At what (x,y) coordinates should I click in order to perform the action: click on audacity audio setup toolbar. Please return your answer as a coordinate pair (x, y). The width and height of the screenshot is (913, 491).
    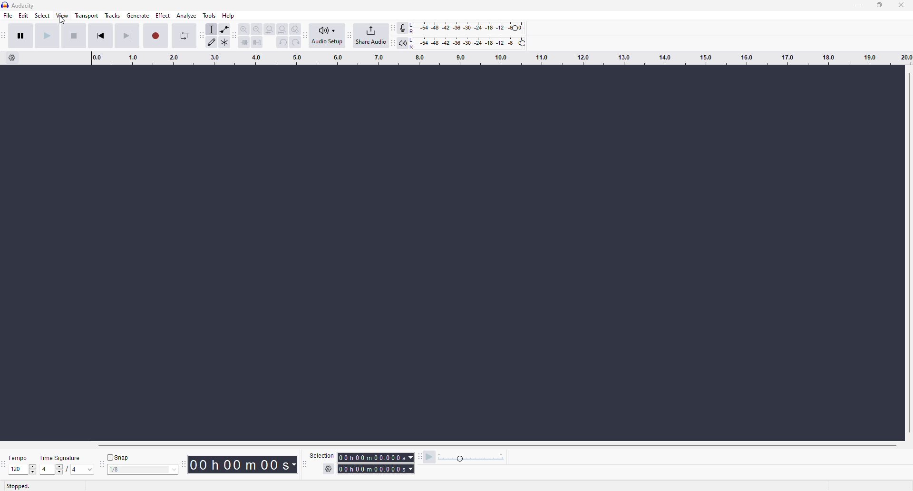
    Looking at the image, I should click on (306, 35).